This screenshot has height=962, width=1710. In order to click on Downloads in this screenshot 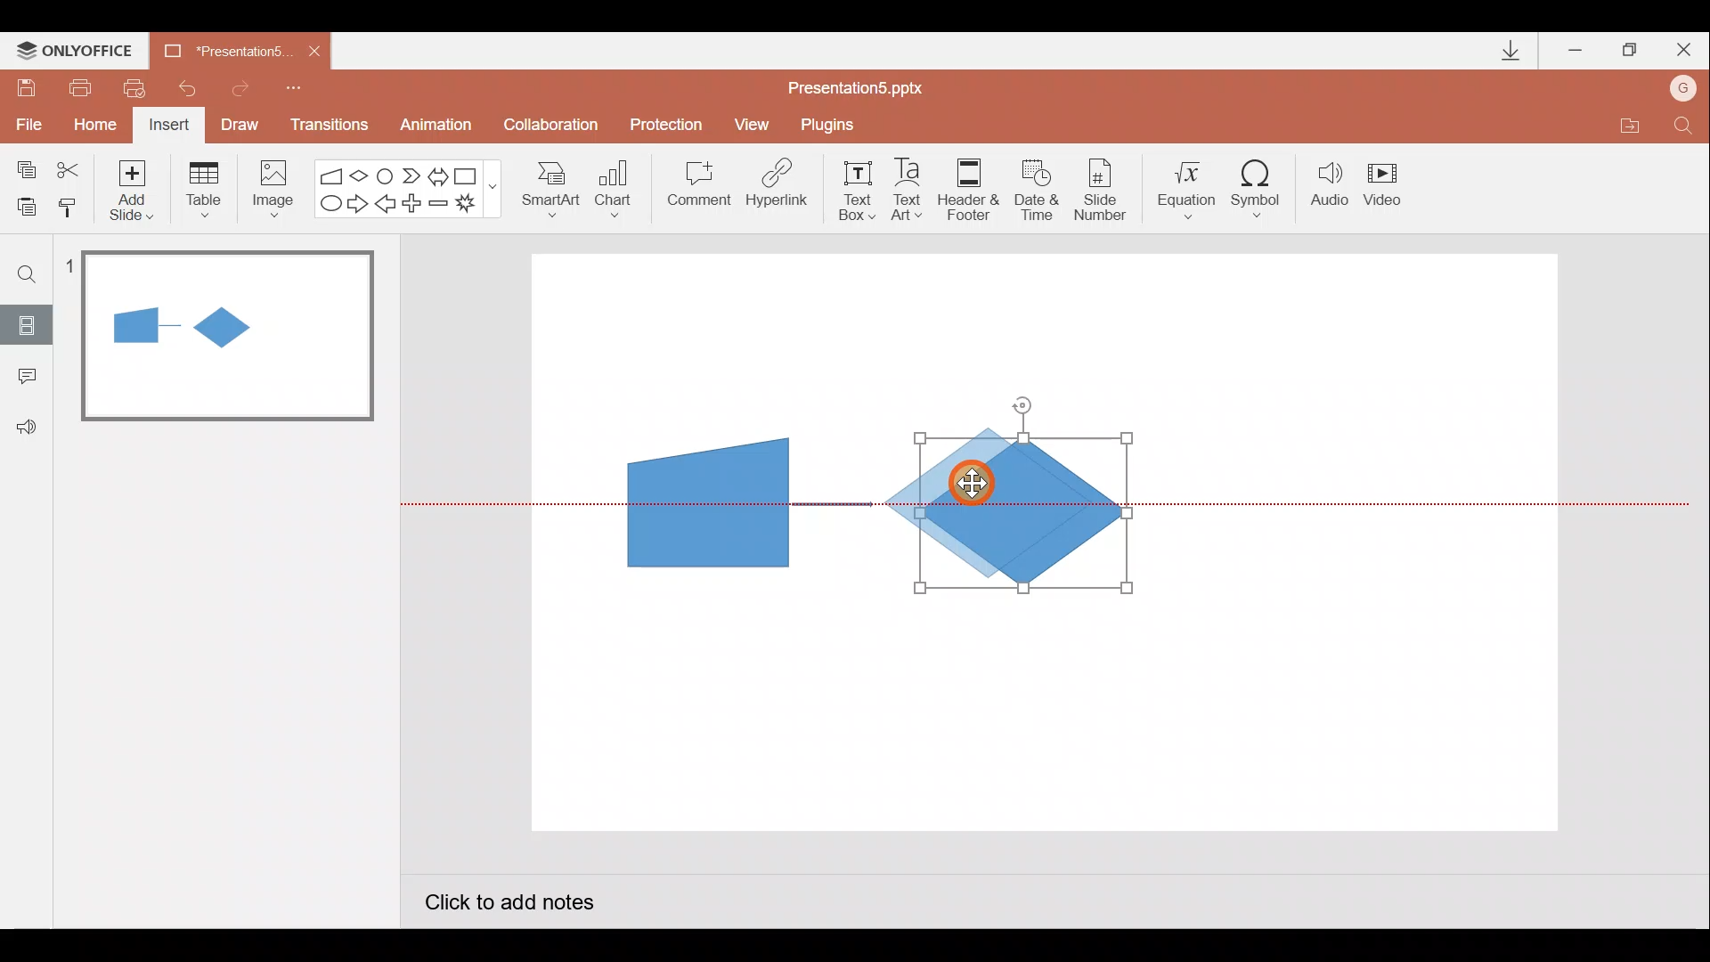, I will do `click(1508, 52)`.